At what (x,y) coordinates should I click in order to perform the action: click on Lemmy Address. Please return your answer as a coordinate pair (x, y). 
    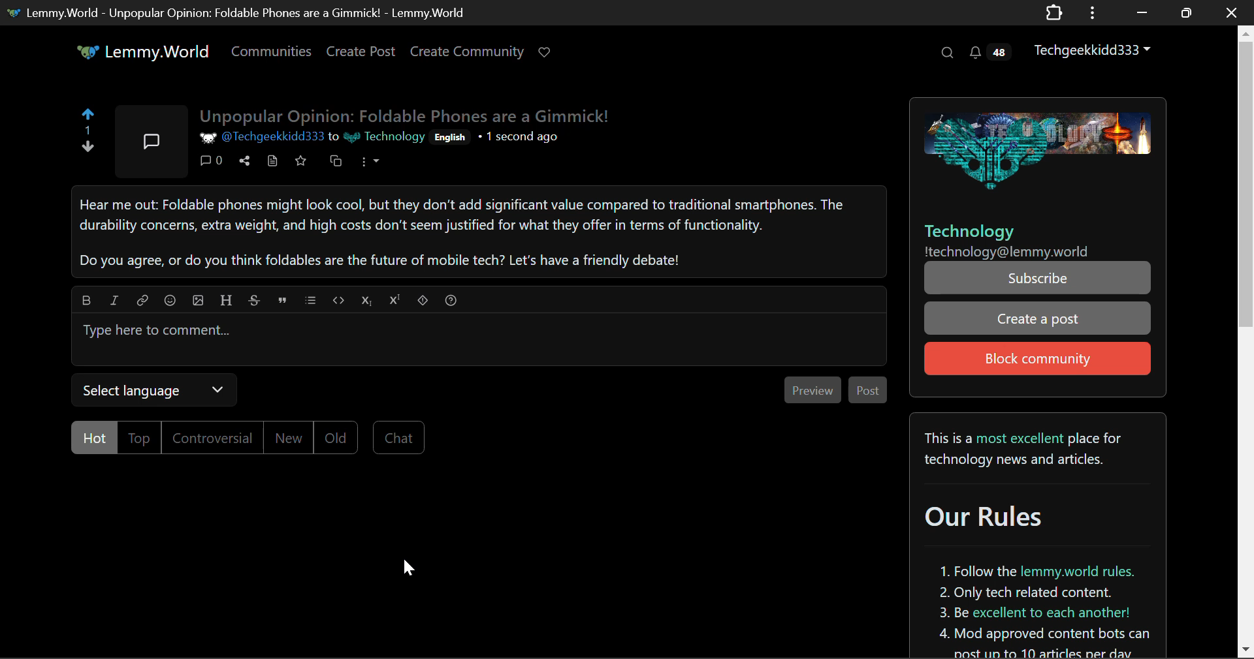
    Looking at the image, I should click on (1008, 251).